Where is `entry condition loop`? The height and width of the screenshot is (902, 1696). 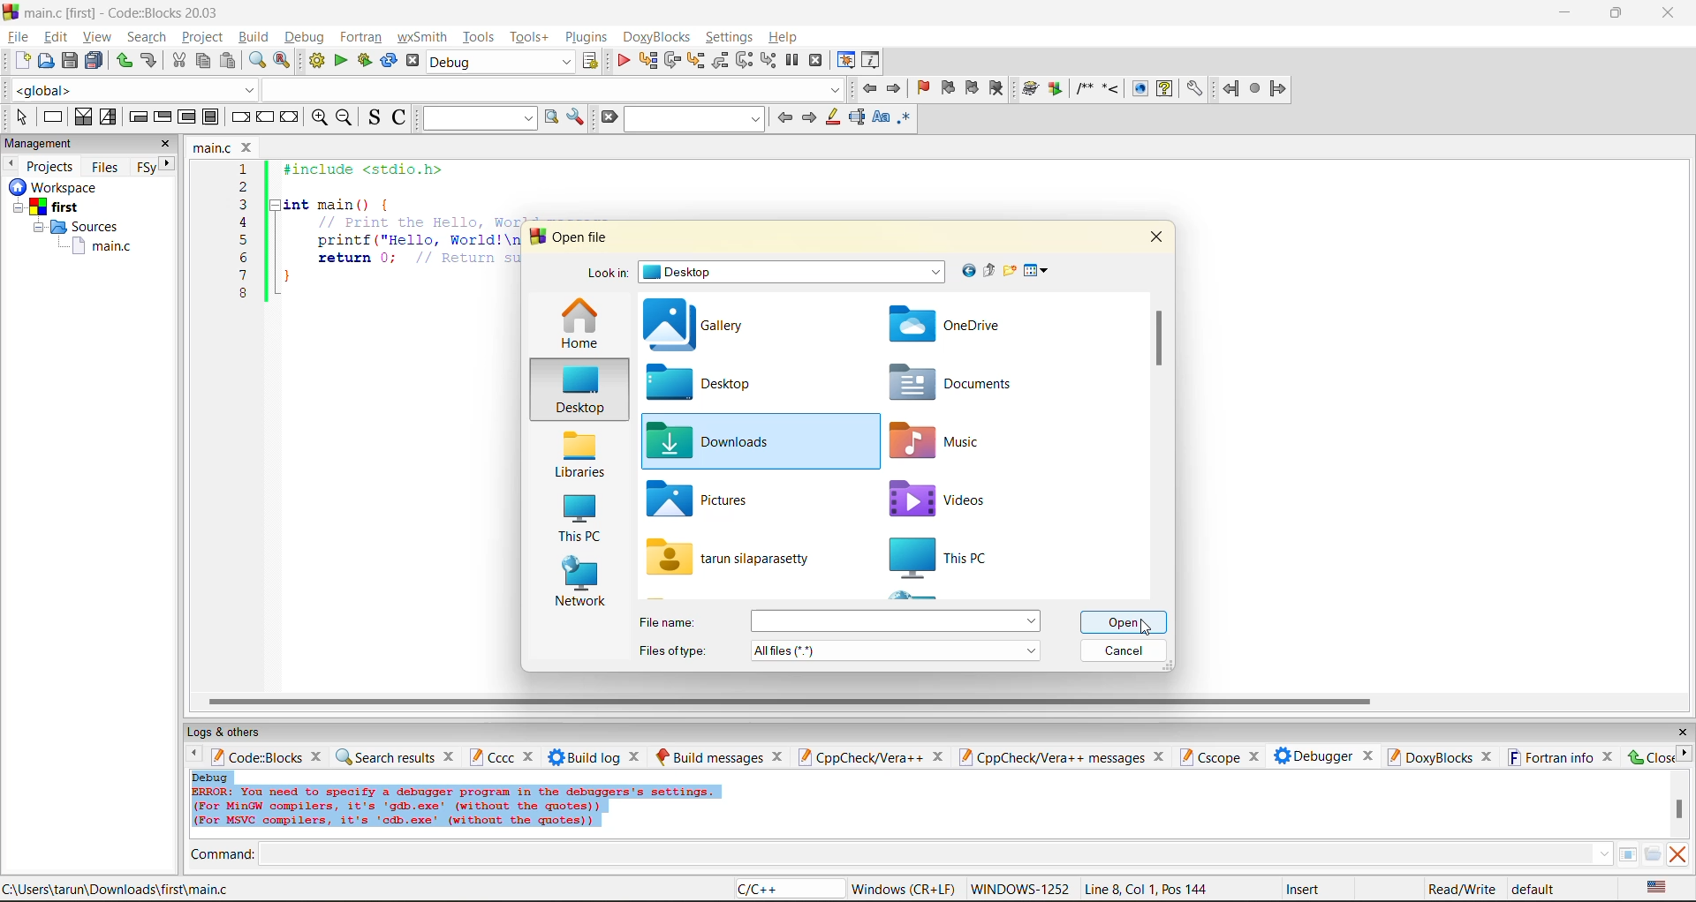
entry condition loop is located at coordinates (138, 117).